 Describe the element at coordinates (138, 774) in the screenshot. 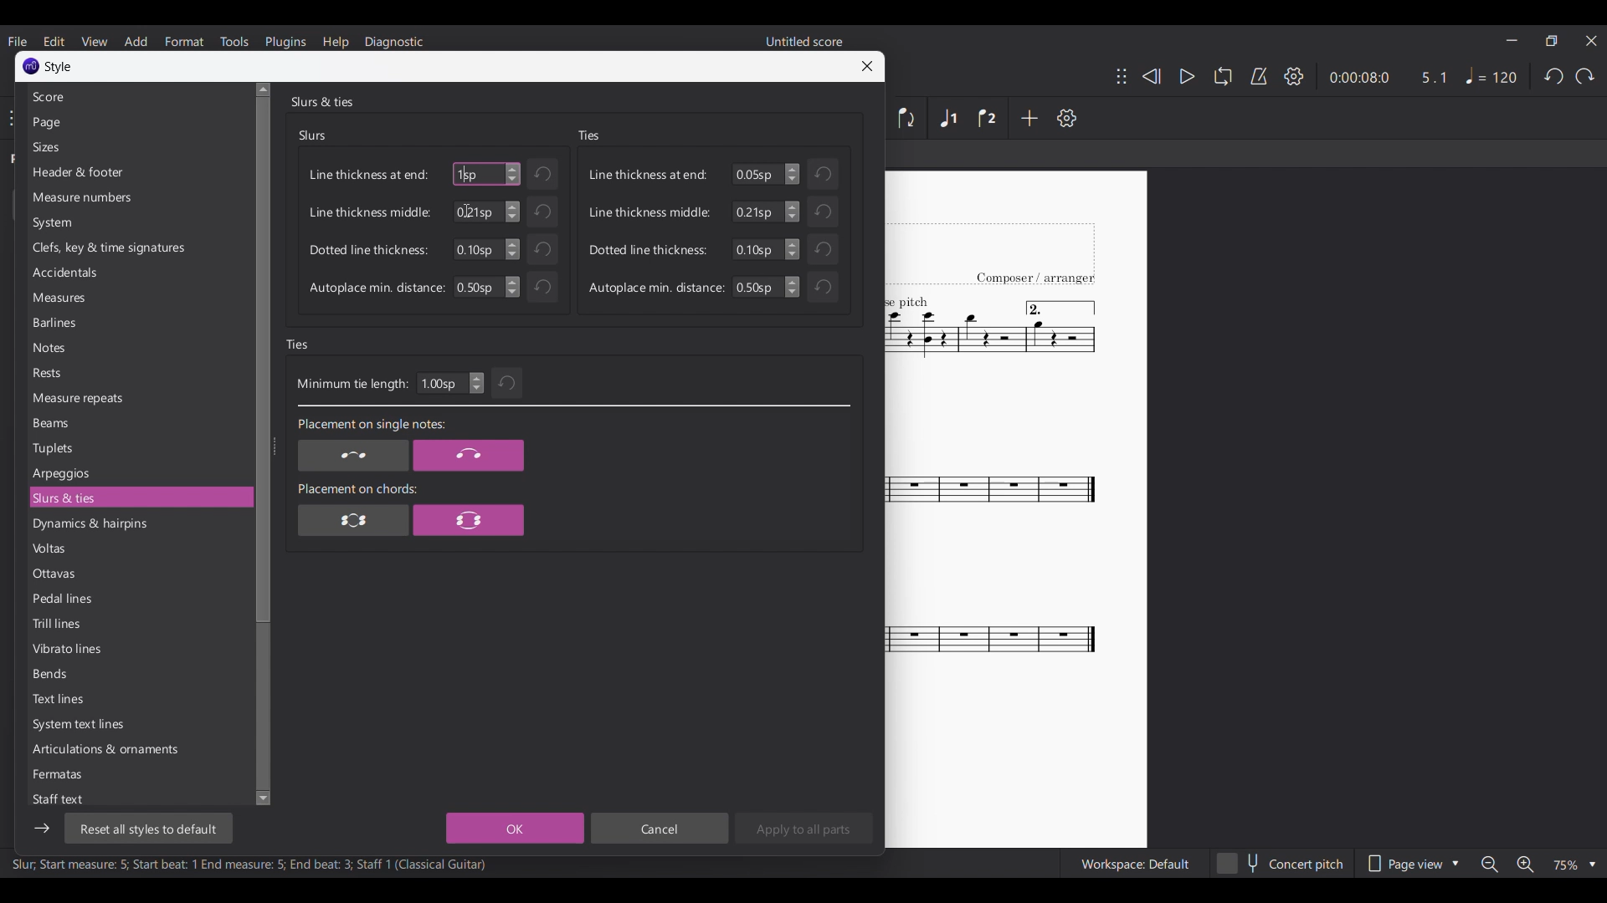

I see `Fermatas` at that location.